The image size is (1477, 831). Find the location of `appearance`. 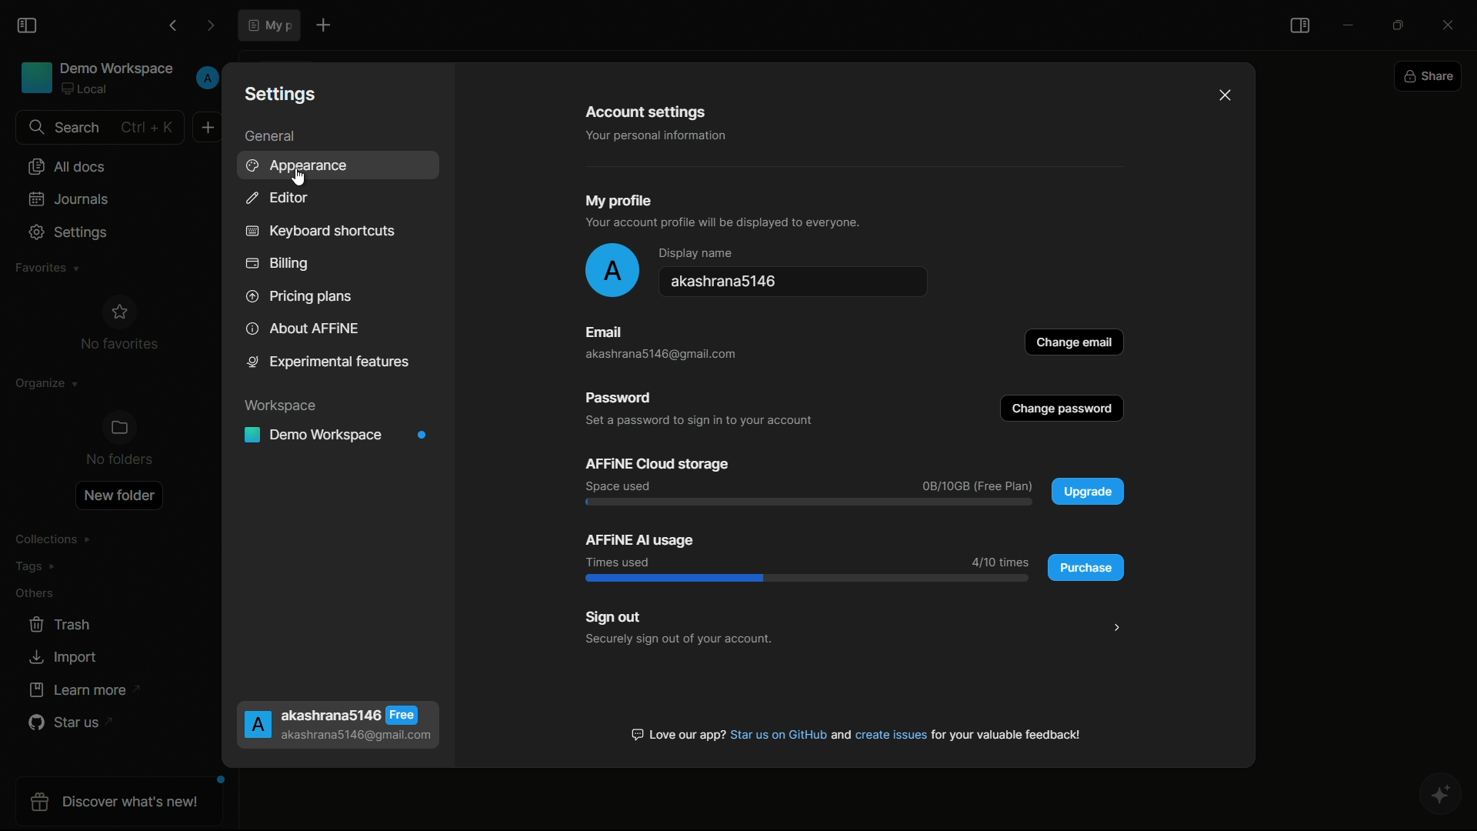

appearance is located at coordinates (301, 166).